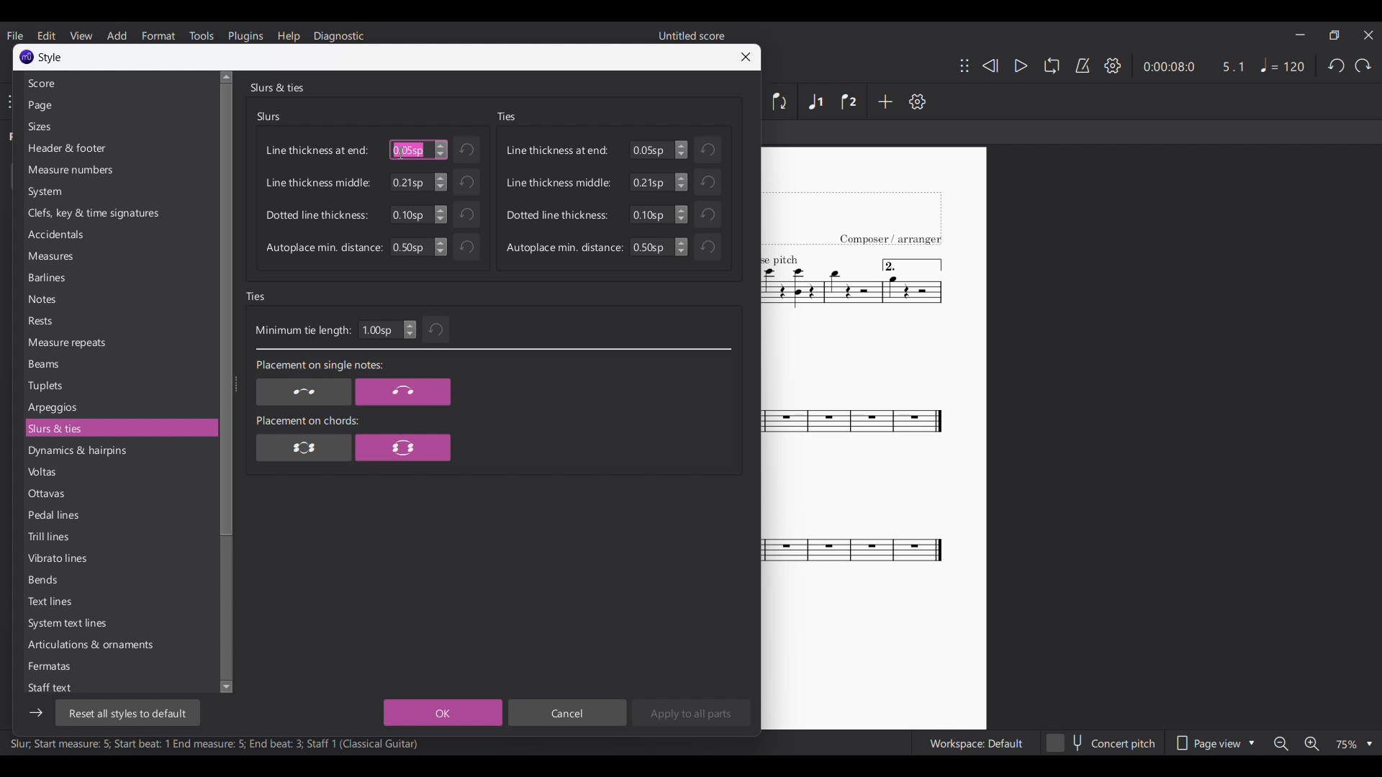 The width and height of the screenshot is (1382, 777). Describe the element at coordinates (117, 106) in the screenshot. I see `Page` at that location.